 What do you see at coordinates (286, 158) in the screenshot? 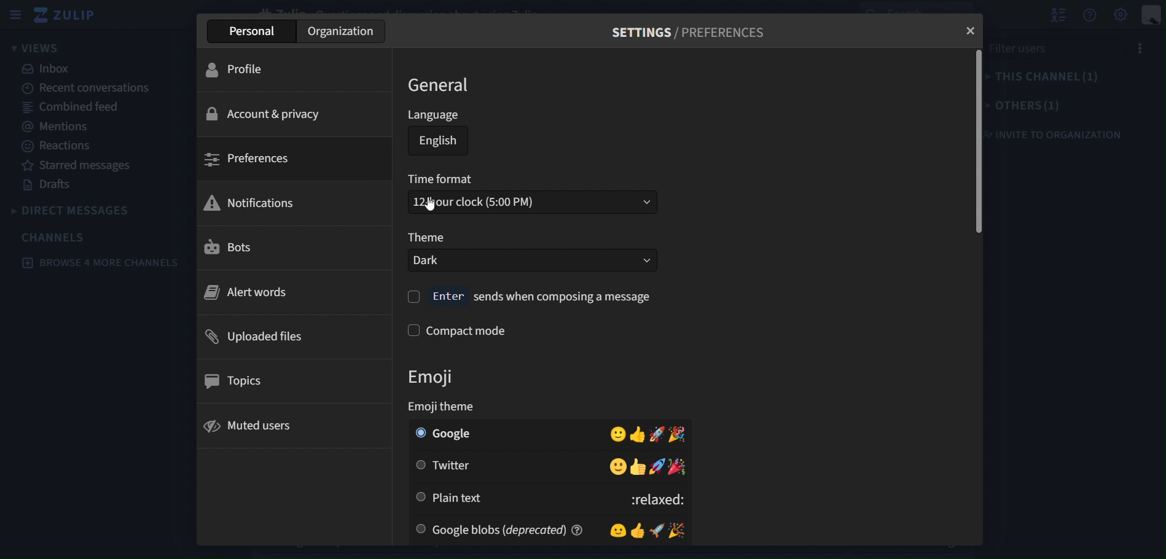
I see `preferences` at bounding box center [286, 158].